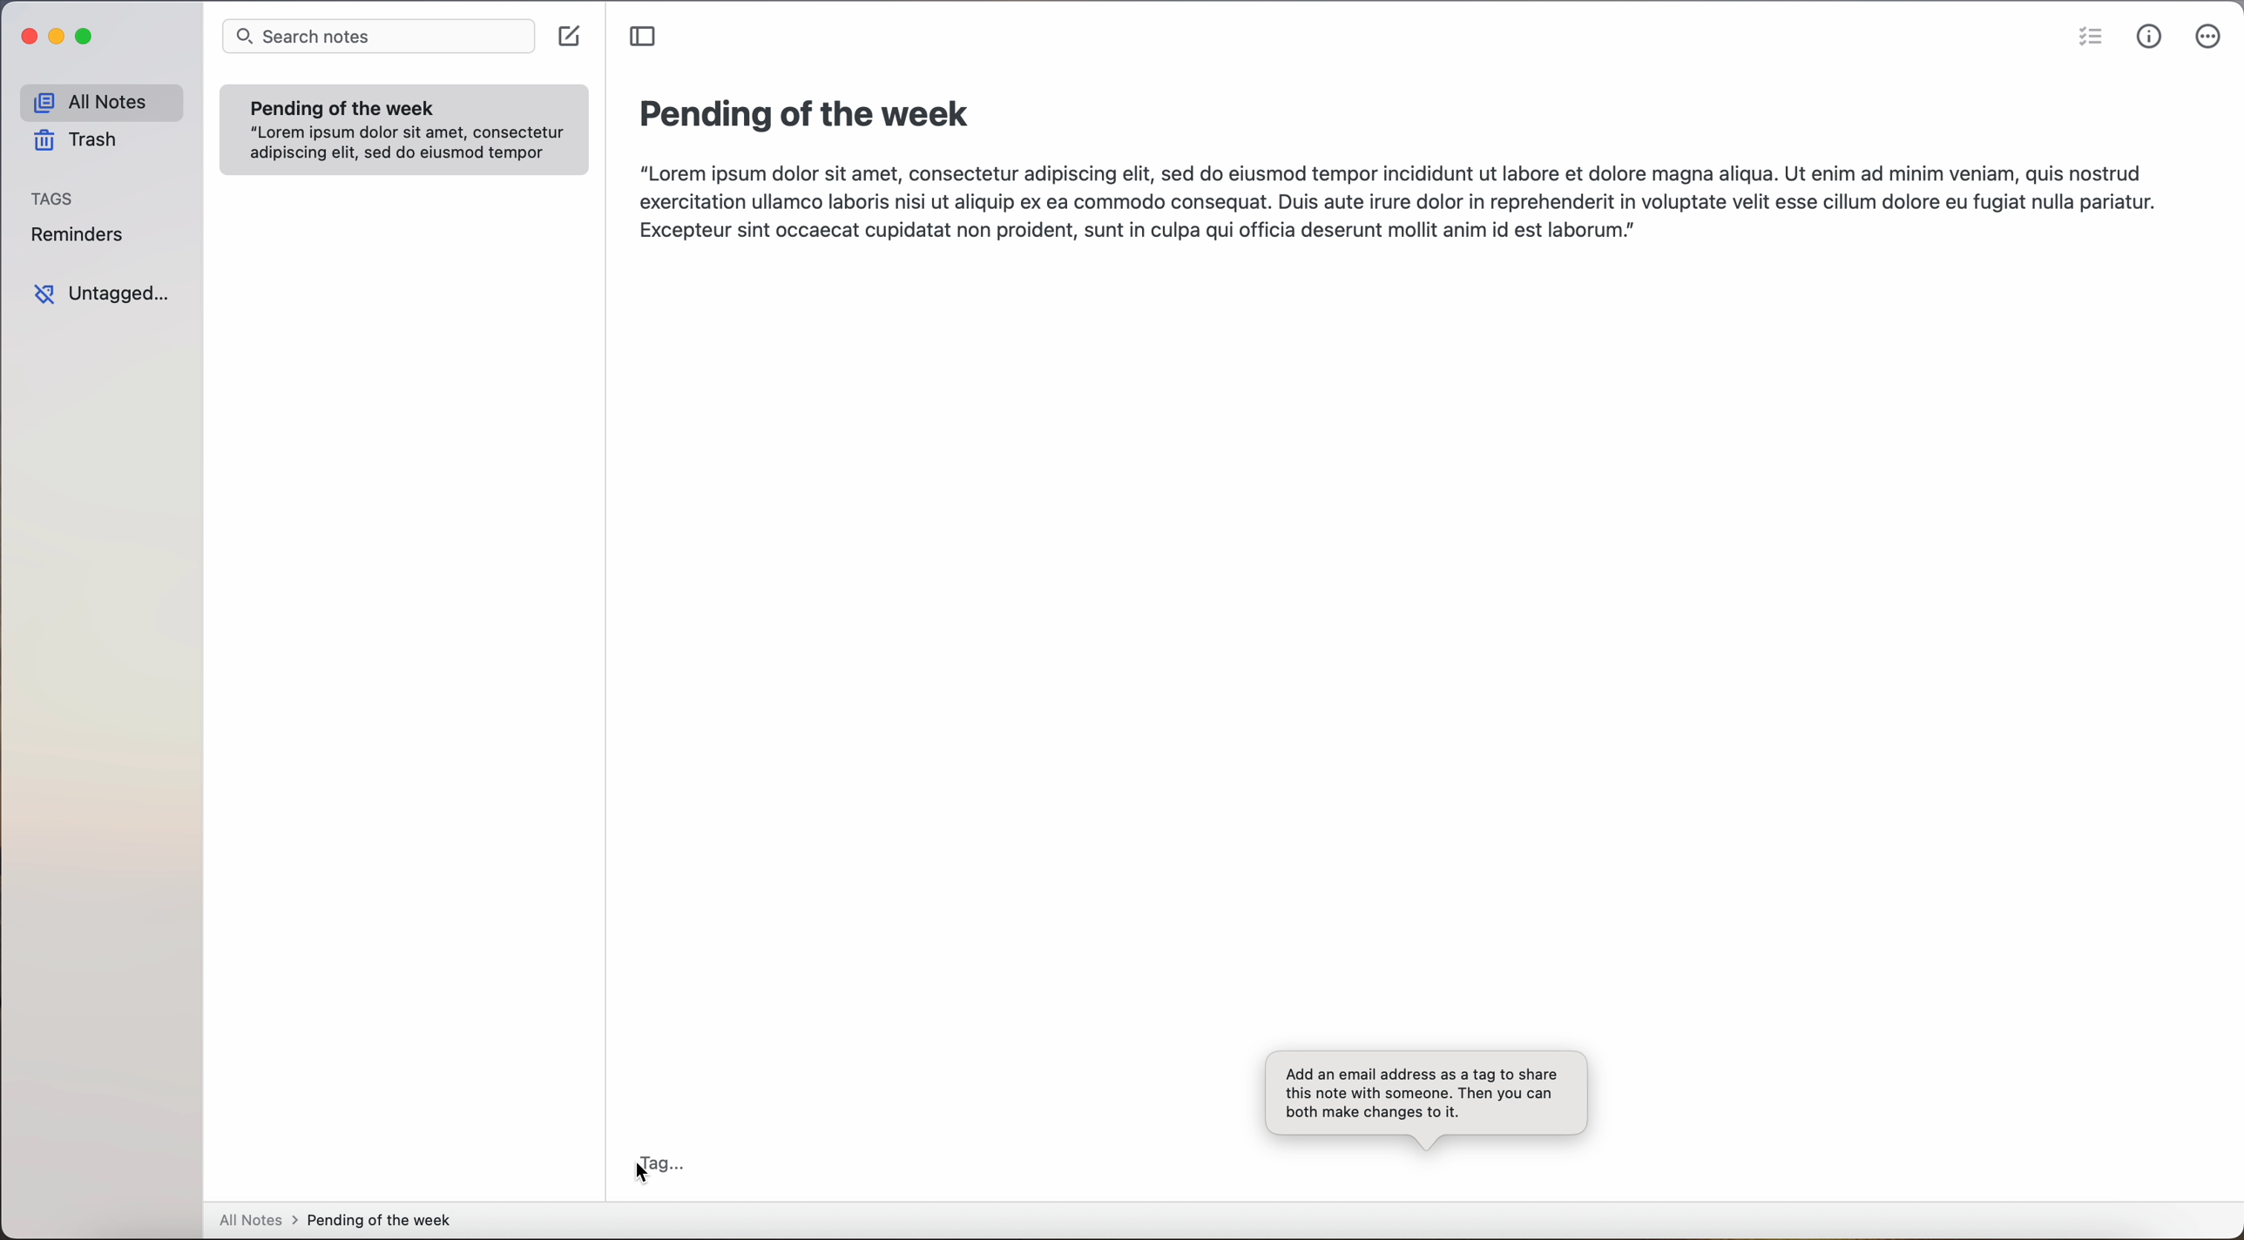  What do you see at coordinates (51, 198) in the screenshot?
I see `tags` at bounding box center [51, 198].